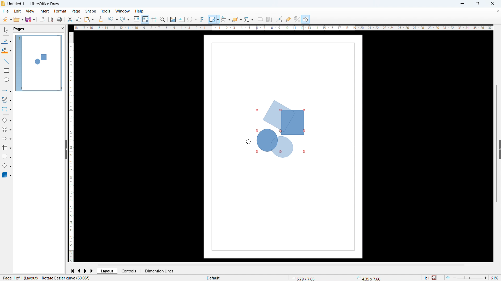 The height and width of the screenshot is (281, 501). I want to click on Tools , so click(106, 11).